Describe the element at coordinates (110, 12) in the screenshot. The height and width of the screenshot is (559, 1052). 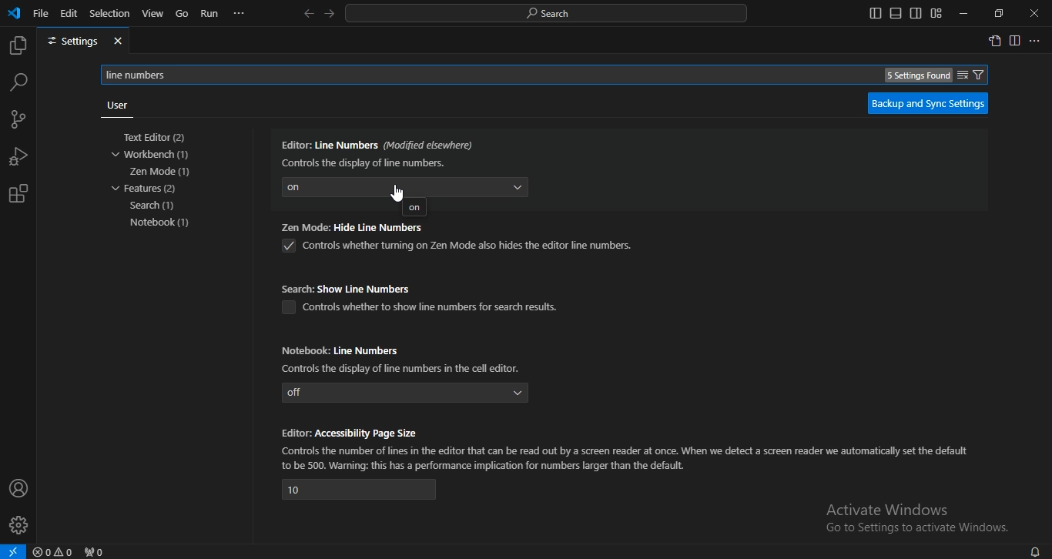
I see `selection` at that location.